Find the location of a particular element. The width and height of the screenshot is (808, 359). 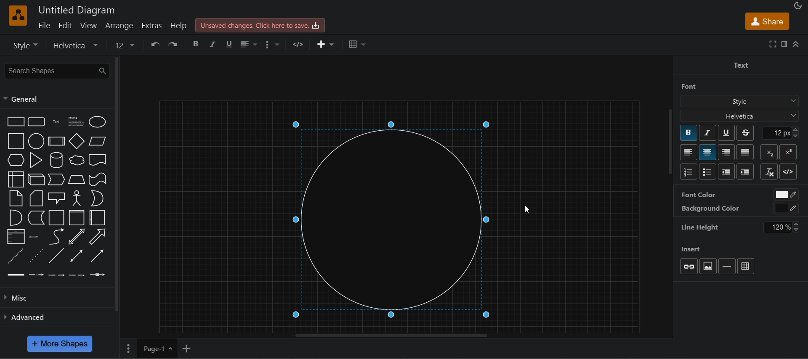

bold is located at coordinates (198, 44).